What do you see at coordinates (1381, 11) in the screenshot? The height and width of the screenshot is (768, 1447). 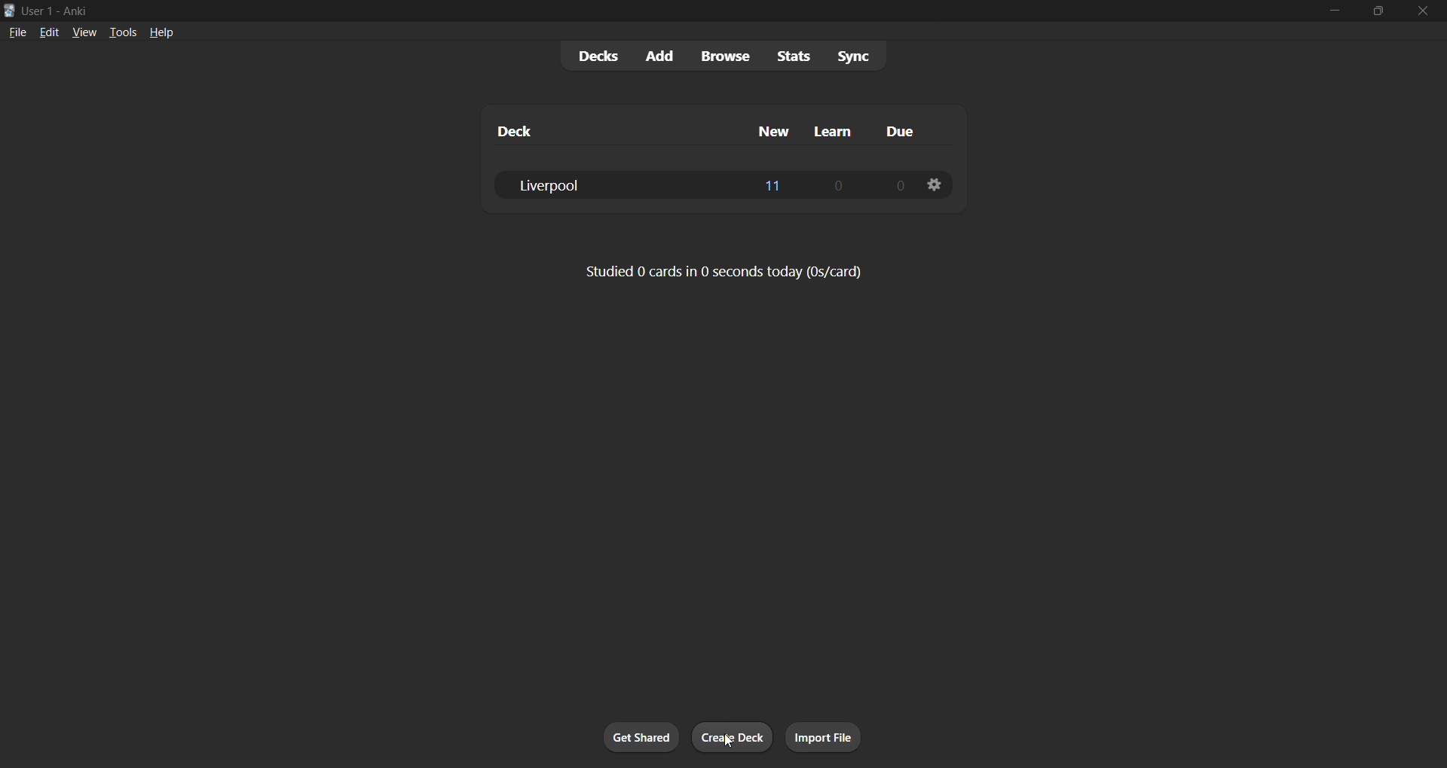 I see `maximize/restore` at bounding box center [1381, 11].